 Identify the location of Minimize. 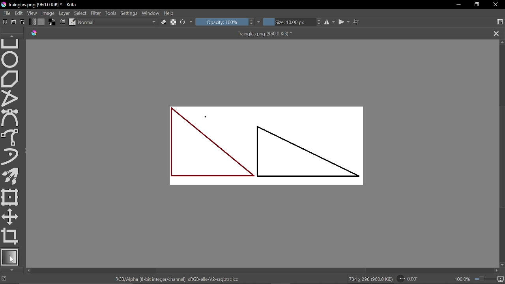
(458, 5).